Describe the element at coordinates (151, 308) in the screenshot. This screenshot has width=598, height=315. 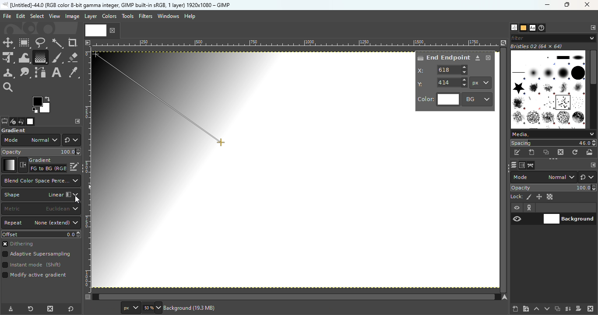
I see `Enter image size` at that location.